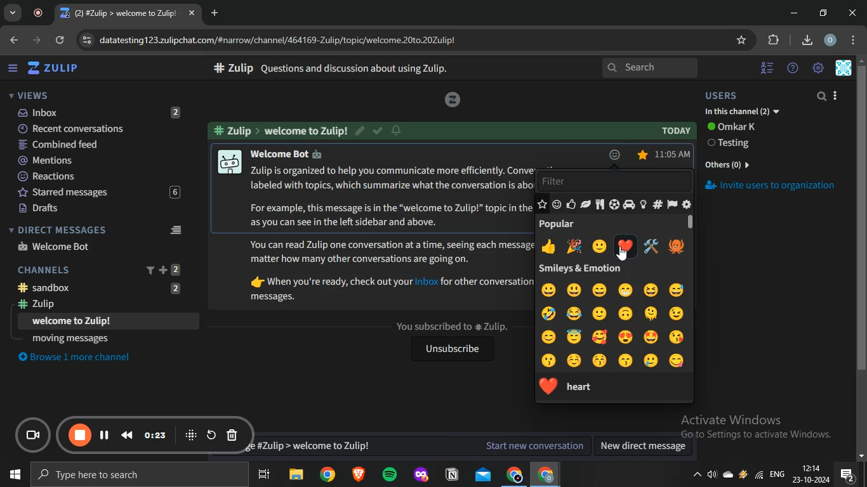 The height and width of the screenshot is (487, 867). What do you see at coordinates (55, 246) in the screenshot?
I see `welcome bot` at bounding box center [55, 246].